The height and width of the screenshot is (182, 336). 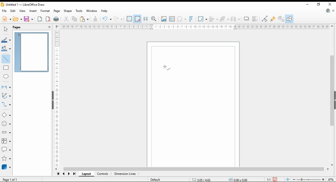 I want to click on lines and arrows, so click(x=6, y=87).